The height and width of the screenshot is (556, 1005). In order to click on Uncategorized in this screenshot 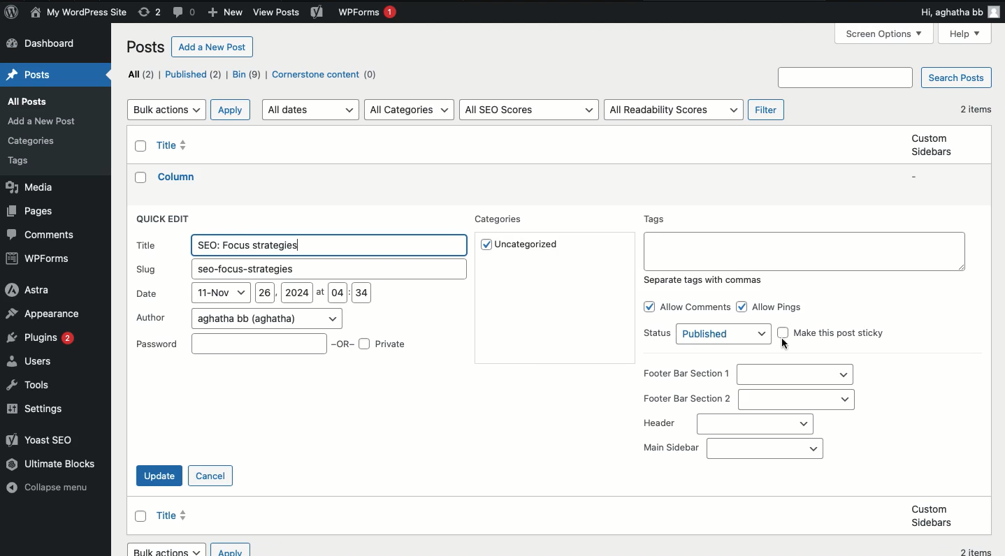, I will do `click(530, 244)`.